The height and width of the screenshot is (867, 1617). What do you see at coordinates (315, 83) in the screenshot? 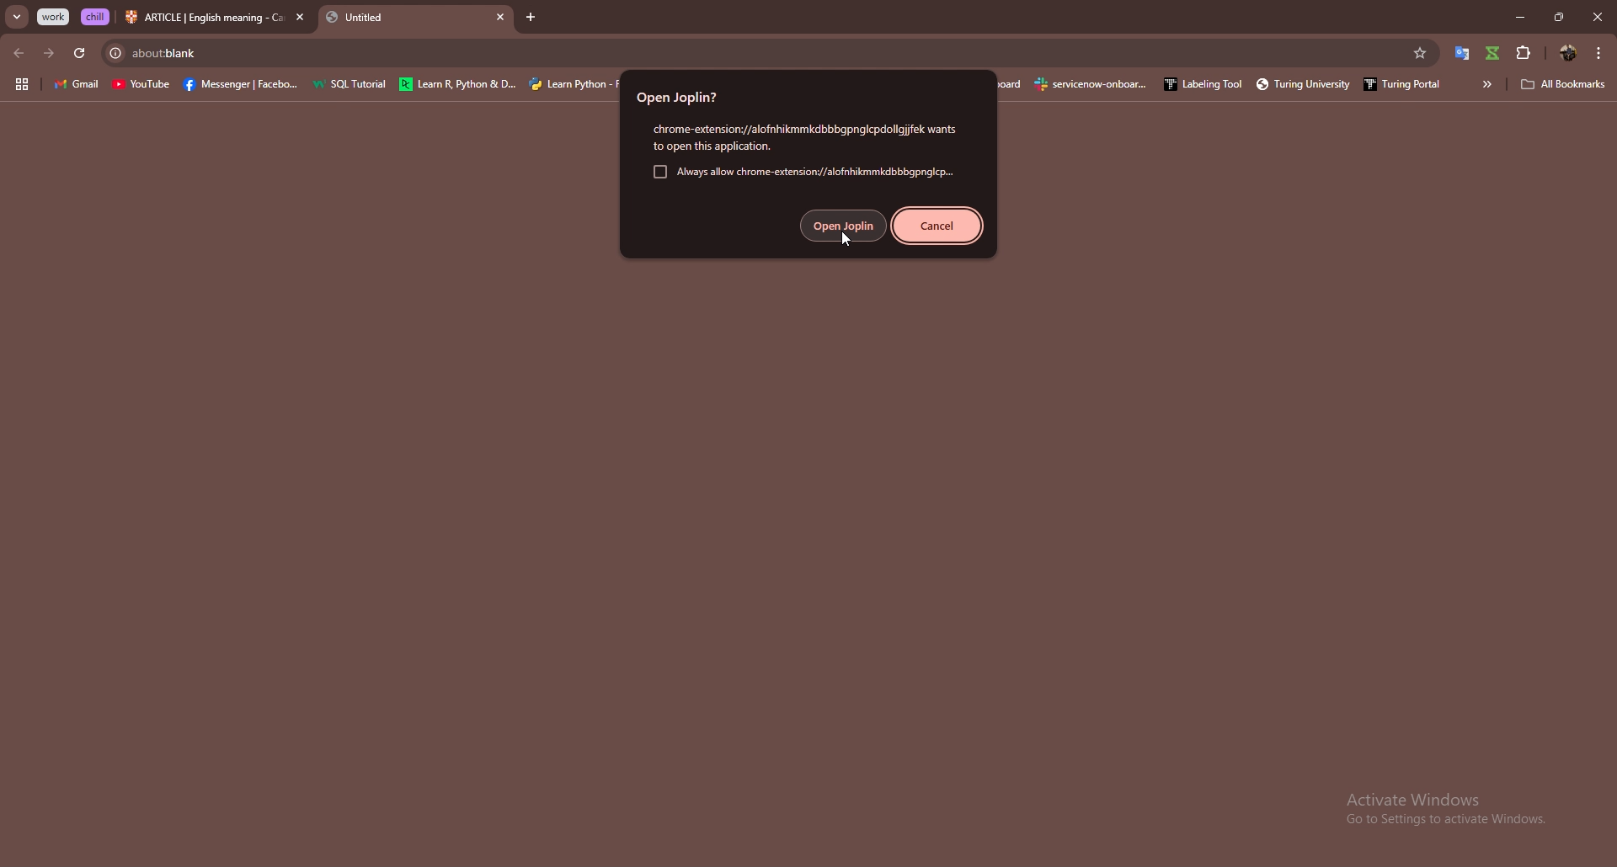
I see `bookmarks bar` at bounding box center [315, 83].